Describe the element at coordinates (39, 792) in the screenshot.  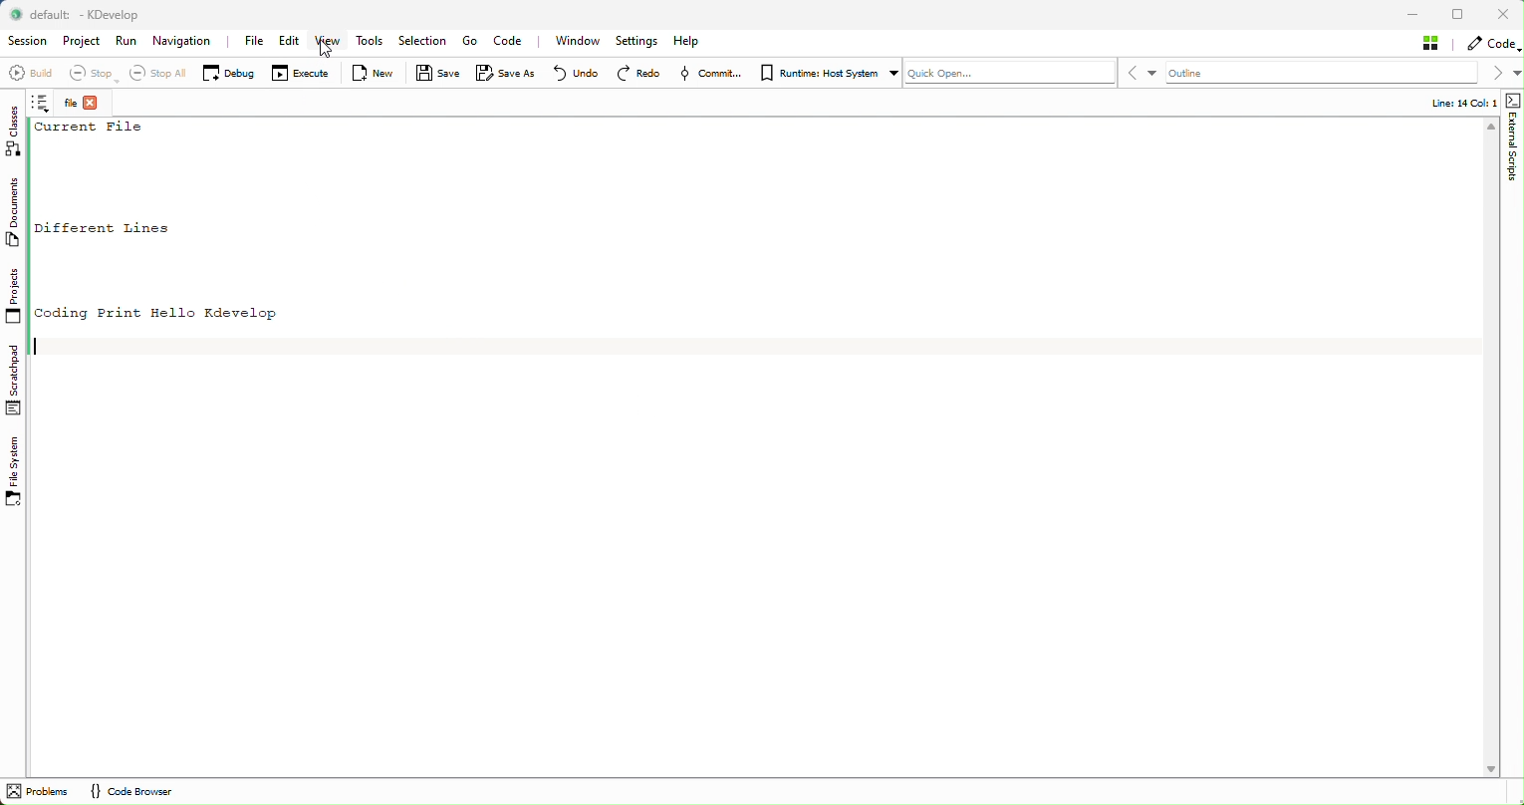
I see `Problems` at that location.